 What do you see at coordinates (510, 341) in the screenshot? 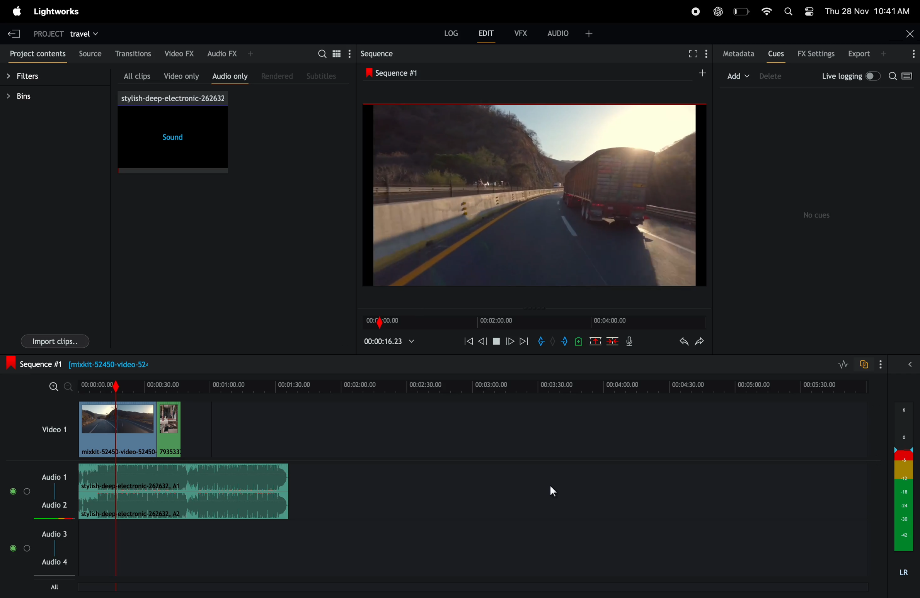
I see `move forward one frame` at bounding box center [510, 341].